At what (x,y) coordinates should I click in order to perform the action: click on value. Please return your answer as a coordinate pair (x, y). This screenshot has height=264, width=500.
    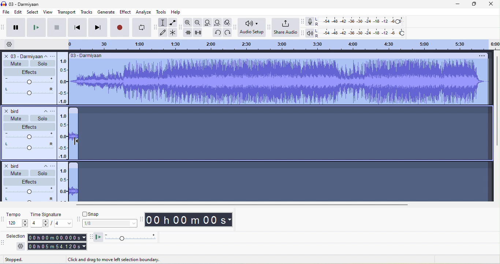
    Looking at the image, I should click on (60, 224).